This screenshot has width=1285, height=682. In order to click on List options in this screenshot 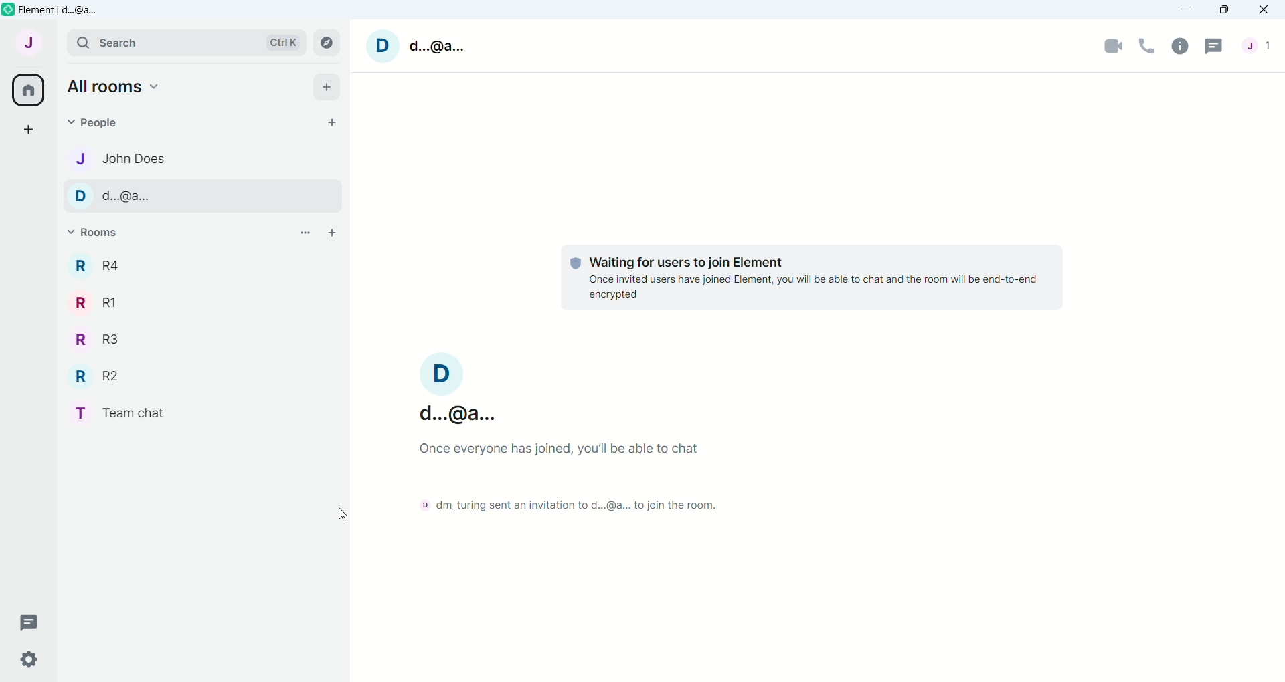, I will do `click(306, 233)`.